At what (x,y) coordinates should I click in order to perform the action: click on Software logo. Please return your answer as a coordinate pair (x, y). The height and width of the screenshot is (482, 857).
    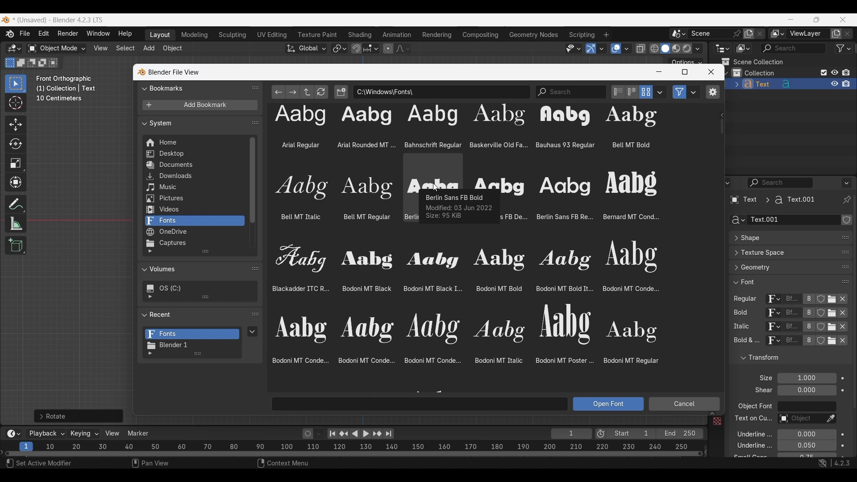
    Looking at the image, I should click on (5, 20).